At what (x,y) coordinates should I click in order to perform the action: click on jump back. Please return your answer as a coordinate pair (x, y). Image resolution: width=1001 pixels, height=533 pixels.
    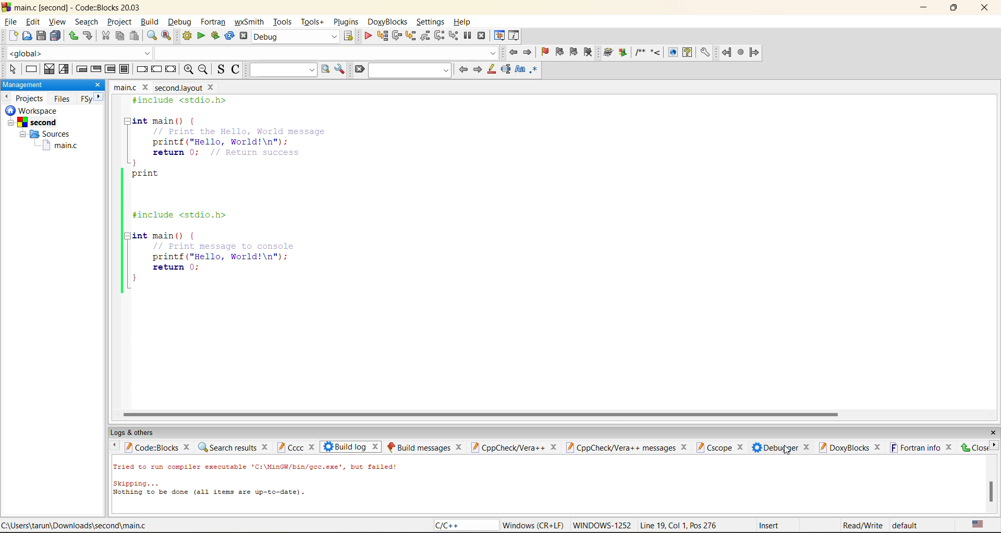
    Looking at the image, I should click on (515, 53).